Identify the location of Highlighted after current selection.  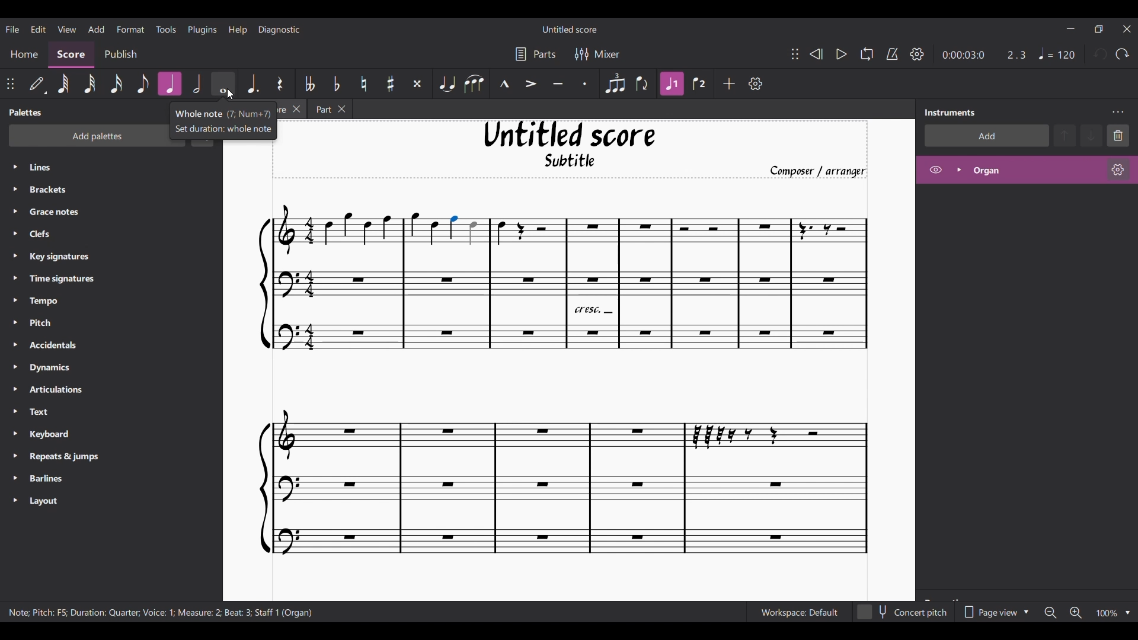
(672, 84).